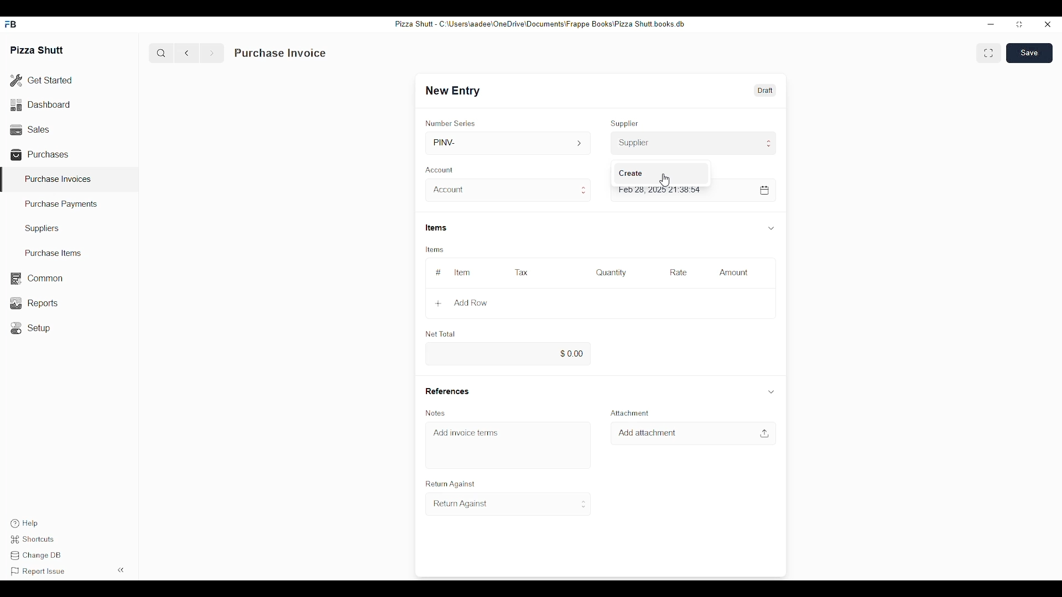 This screenshot has width=1062, height=597. I want to click on Number Series, so click(450, 123).